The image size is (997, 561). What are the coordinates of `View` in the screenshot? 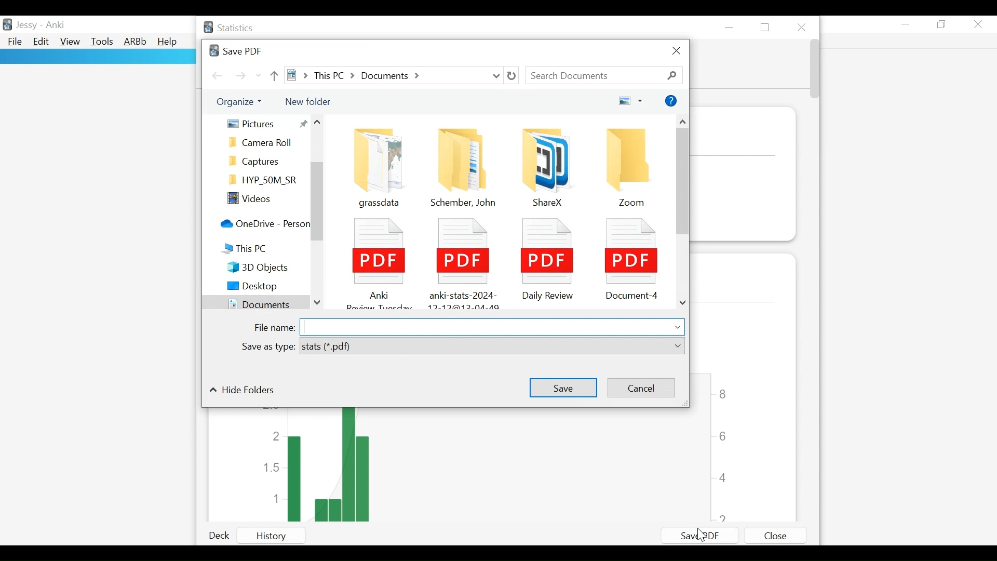 It's located at (70, 42).